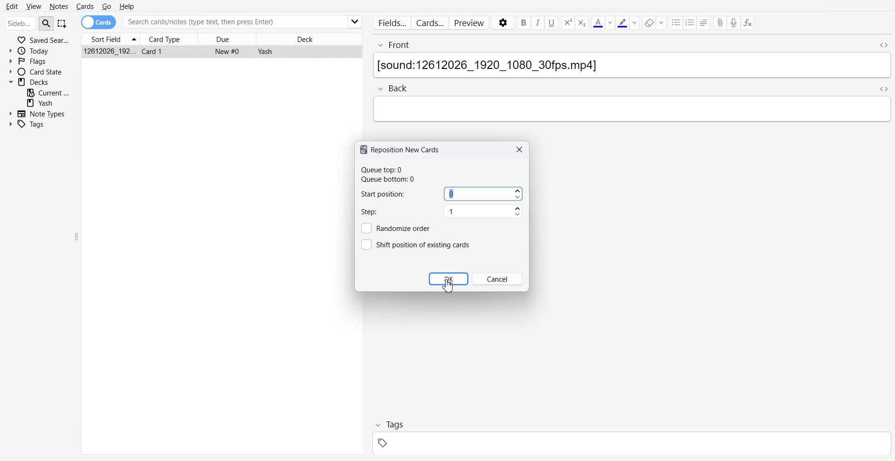 This screenshot has height=461, width=895. I want to click on Card toggle, so click(99, 21).